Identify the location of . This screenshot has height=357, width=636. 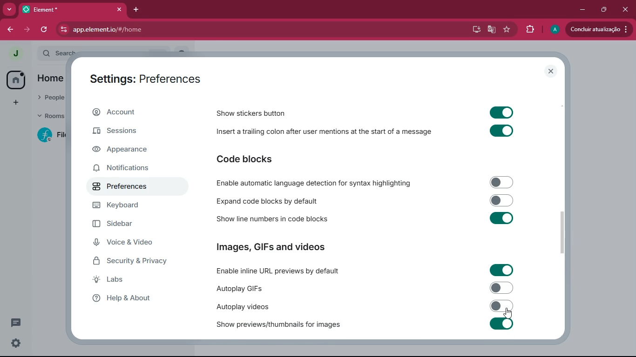
(502, 218).